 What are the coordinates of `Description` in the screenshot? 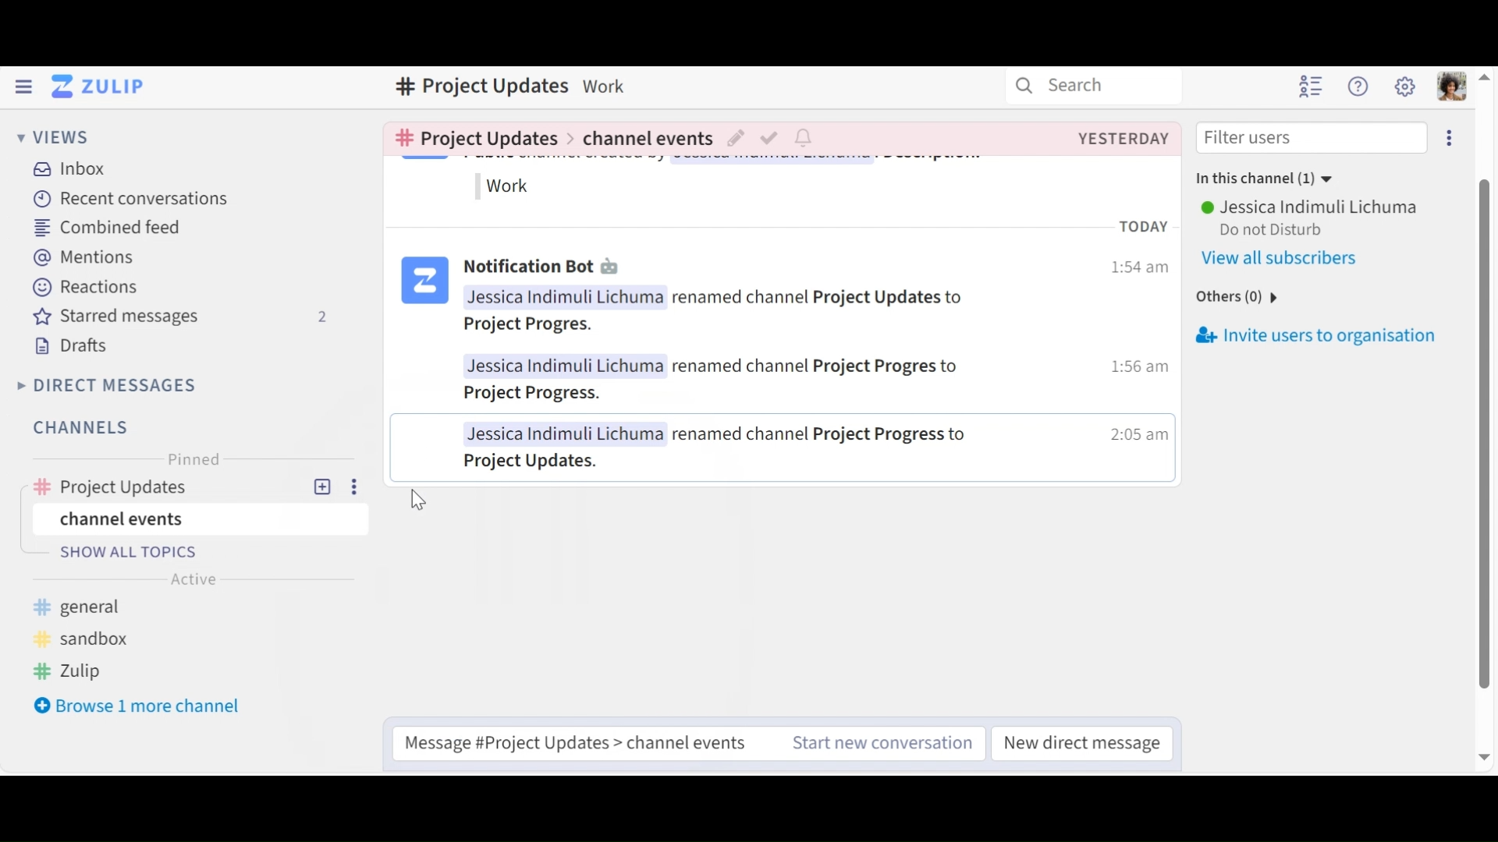 It's located at (605, 84).